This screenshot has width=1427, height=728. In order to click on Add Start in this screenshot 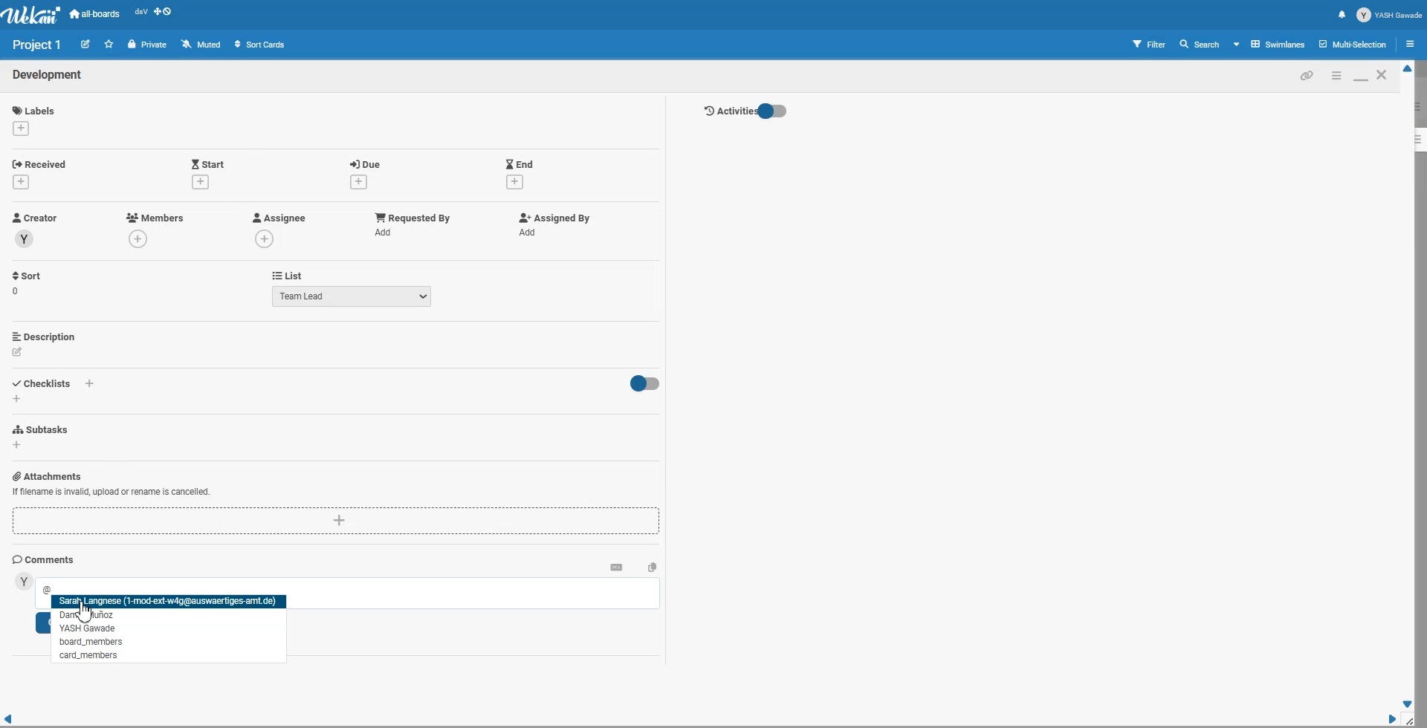, I will do `click(208, 163)`.